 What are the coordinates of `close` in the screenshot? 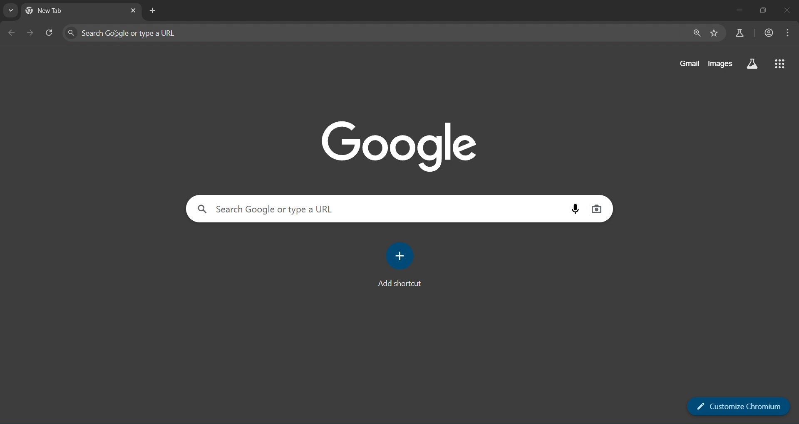 It's located at (787, 10).